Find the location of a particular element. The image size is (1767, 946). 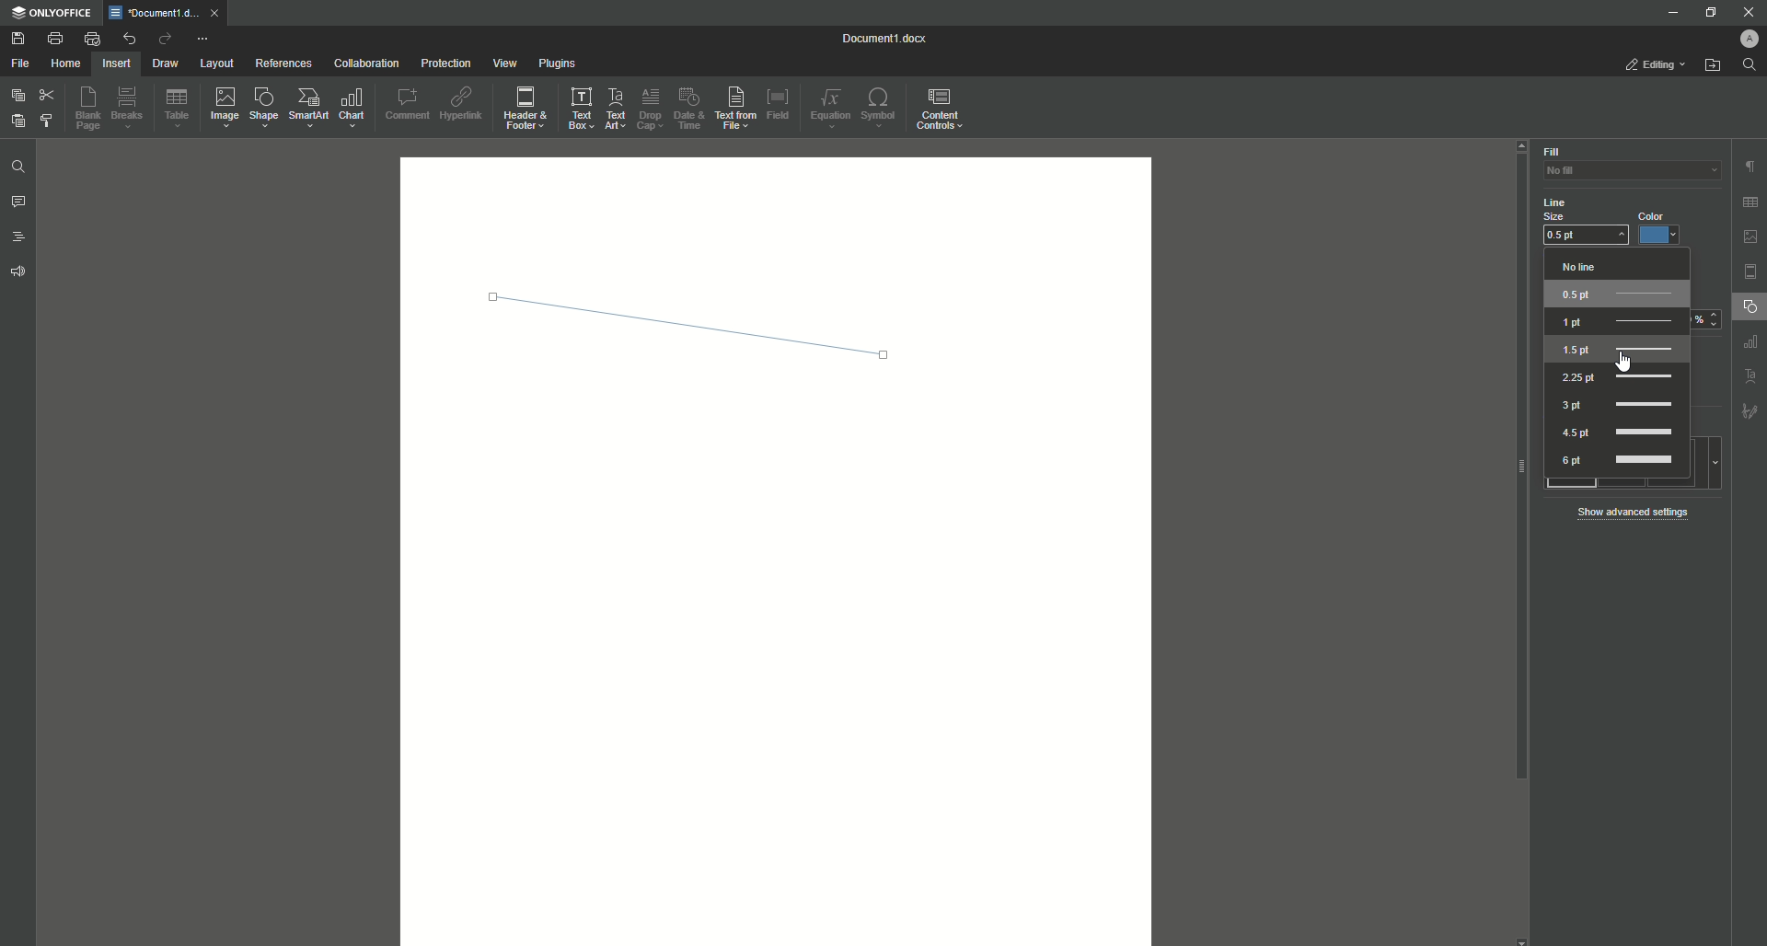

1 pt is located at coordinates (1617, 323).